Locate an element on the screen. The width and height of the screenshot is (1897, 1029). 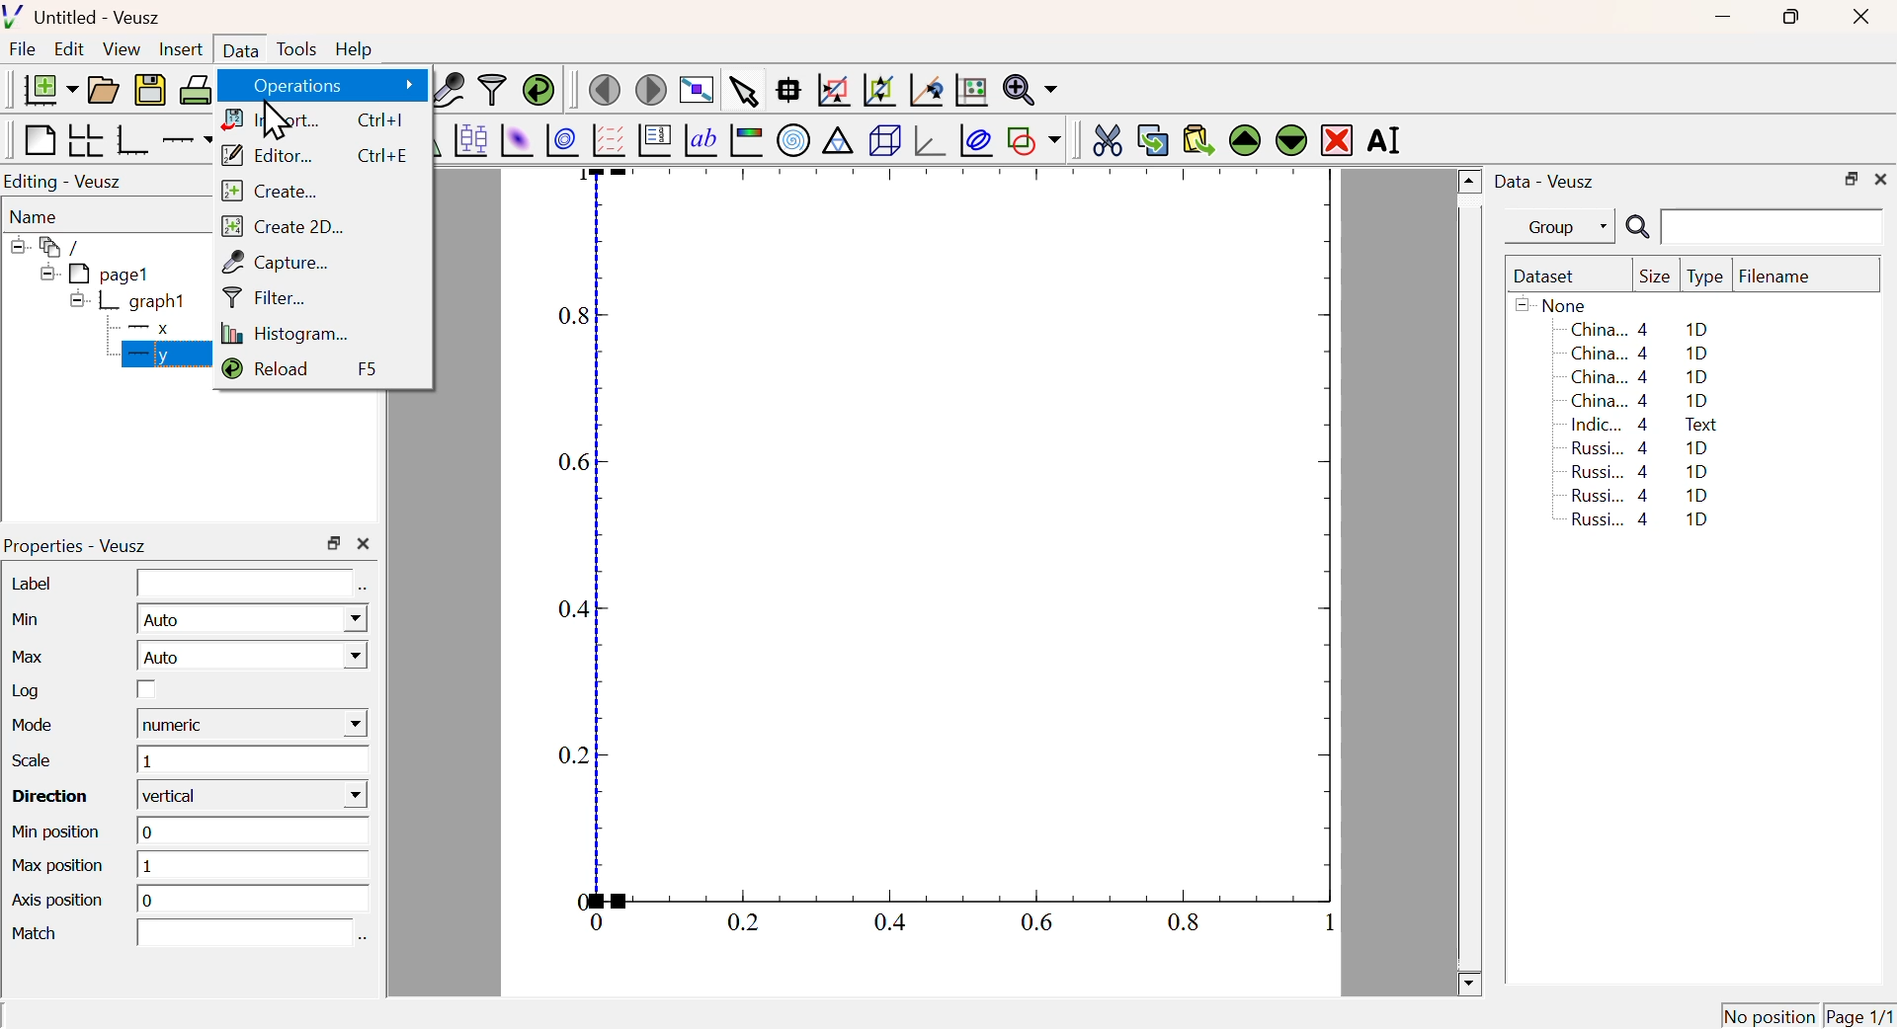
Auto is located at coordinates (252, 657).